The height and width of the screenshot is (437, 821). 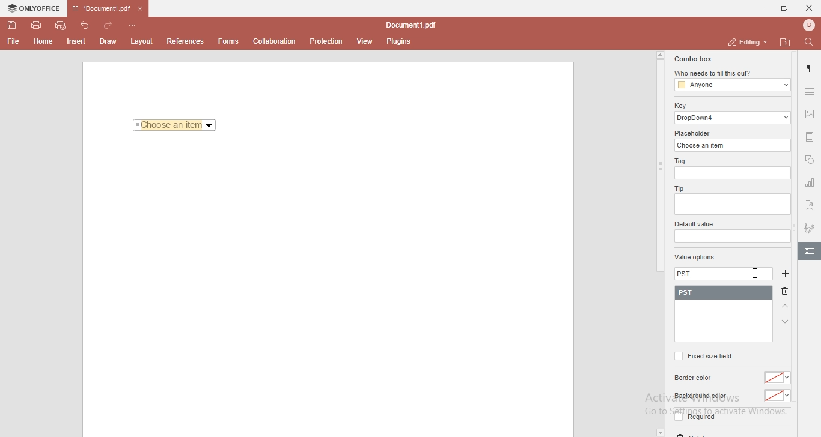 I want to click on tag, so click(x=679, y=161).